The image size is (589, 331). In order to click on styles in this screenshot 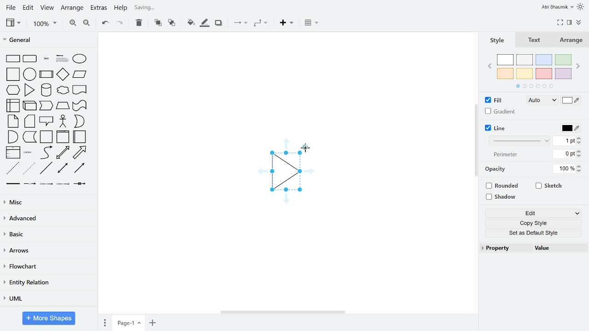, I will do `click(496, 40)`.